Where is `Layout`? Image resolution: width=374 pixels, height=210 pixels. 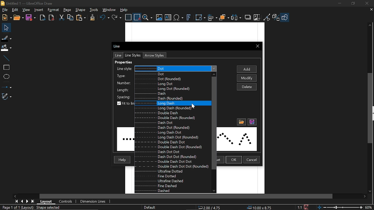
Layout is located at coordinates (47, 202).